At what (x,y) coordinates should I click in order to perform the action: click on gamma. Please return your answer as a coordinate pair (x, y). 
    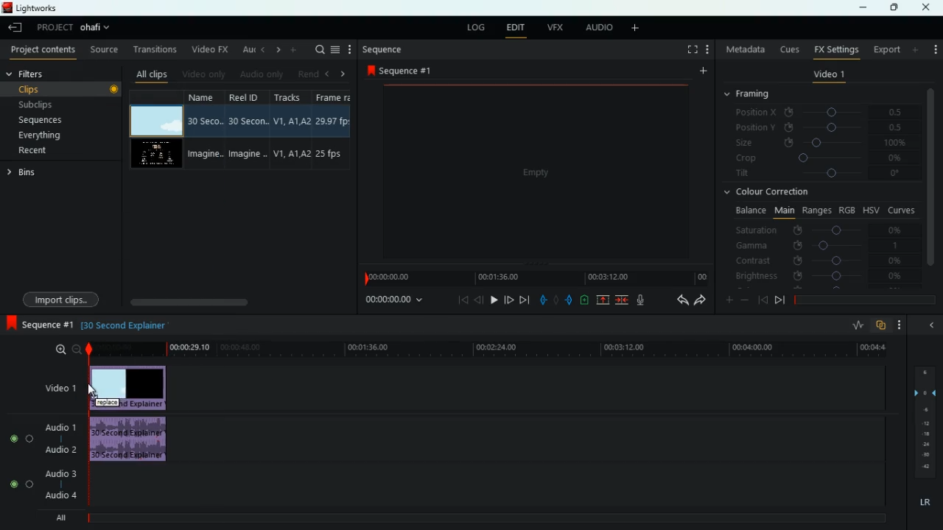
    Looking at the image, I should click on (824, 244).